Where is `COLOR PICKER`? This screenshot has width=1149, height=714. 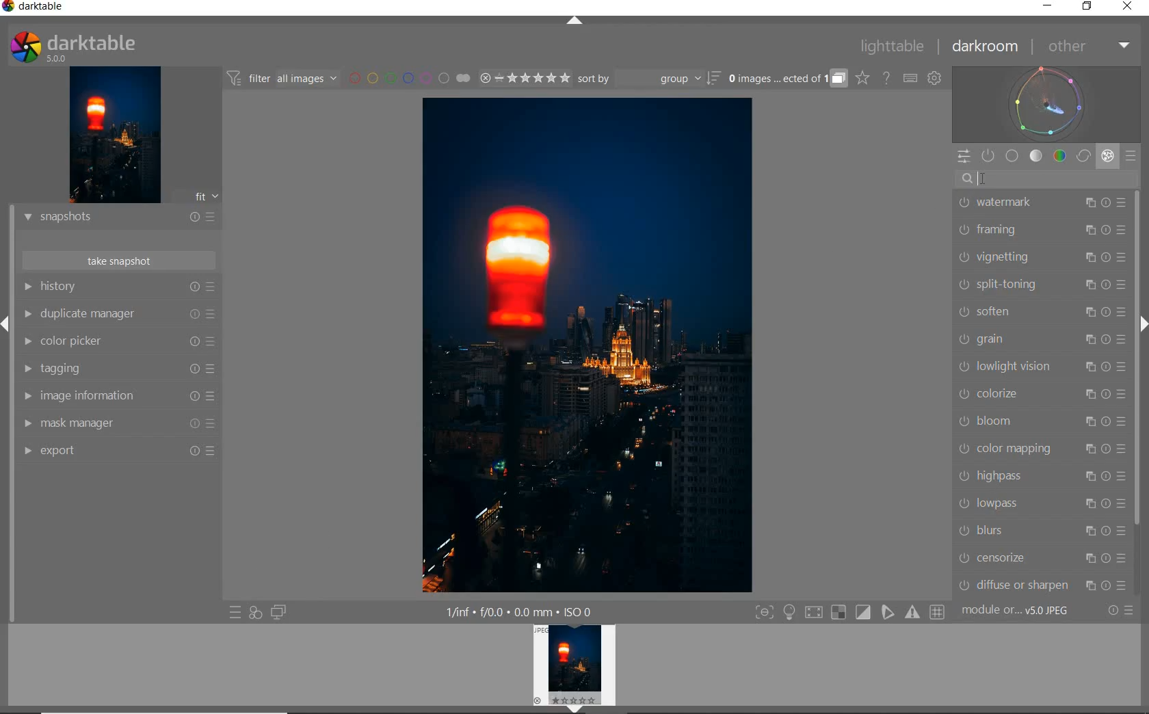
COLOR PICKER is located at coordinates (98, 343).